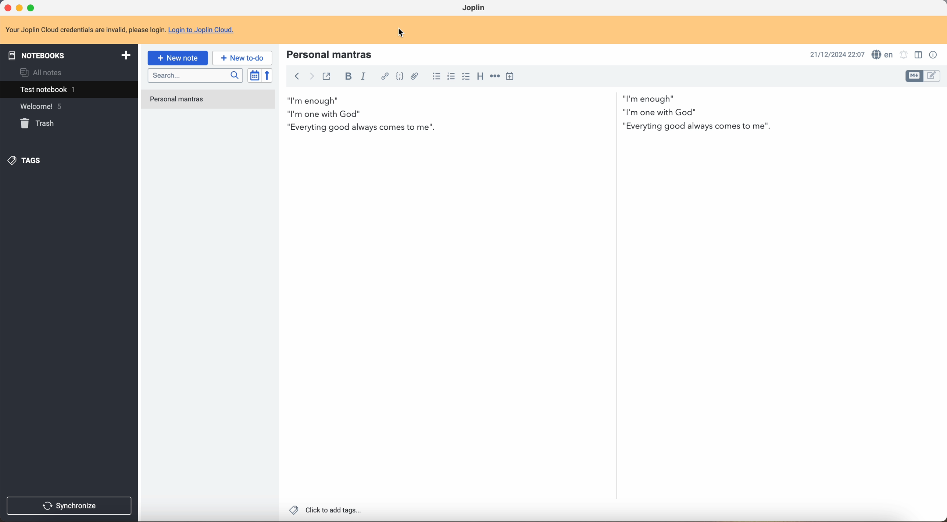 Image resolution: width=947 pixels, height=522 pixels. I want to click on importing and exporting notes, so click(198, 119).